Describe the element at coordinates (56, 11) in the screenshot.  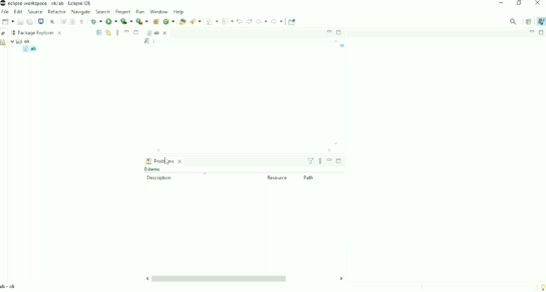
I see `Refactor` at that location.